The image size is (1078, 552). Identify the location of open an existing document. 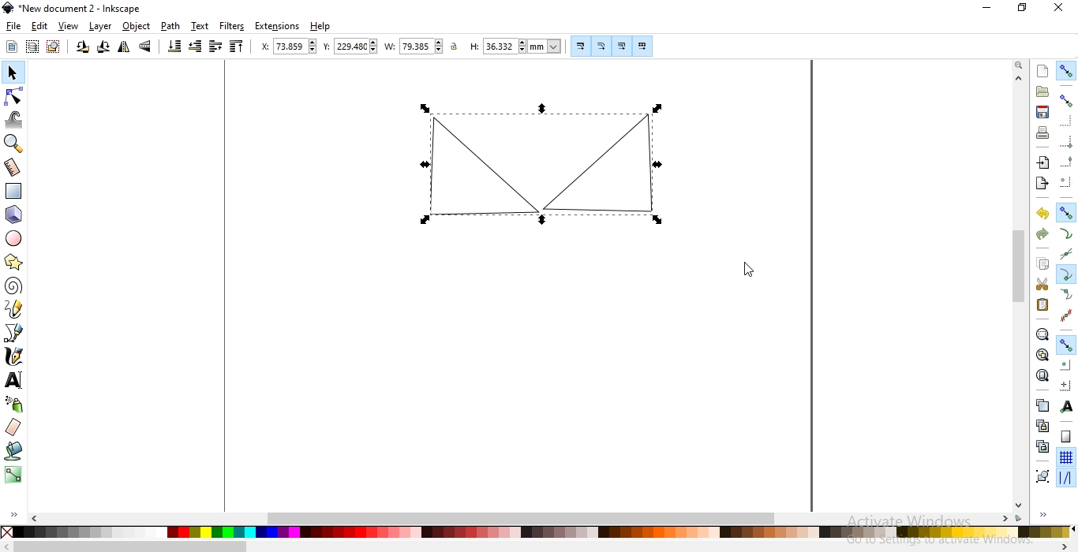
(1042, 92).